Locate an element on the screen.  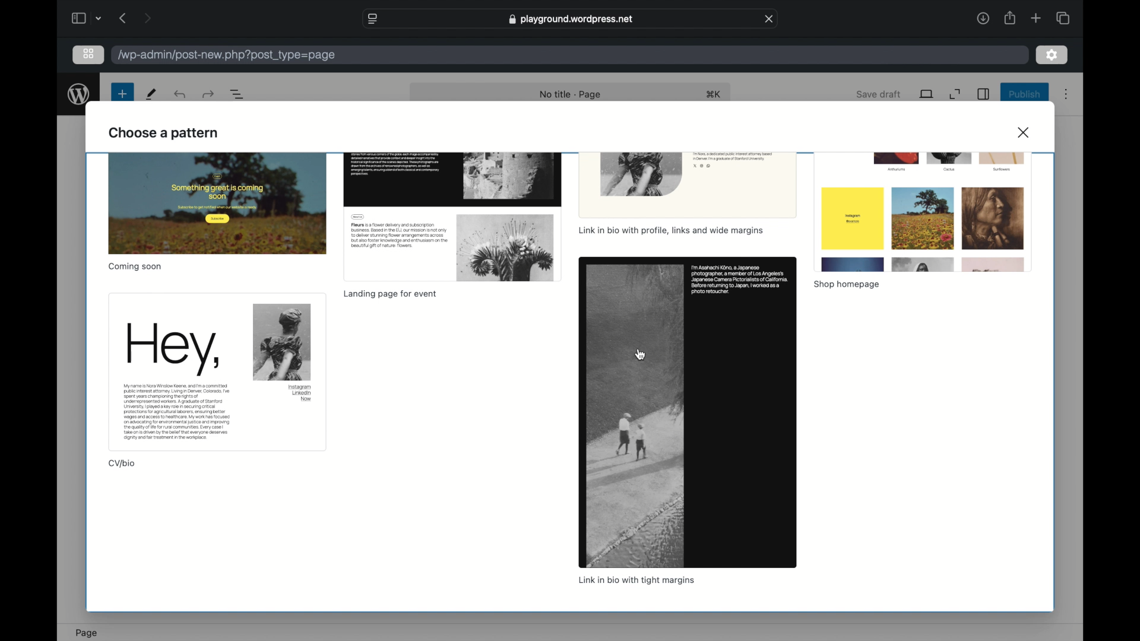
wordpress is located at coordinates (78, 94).